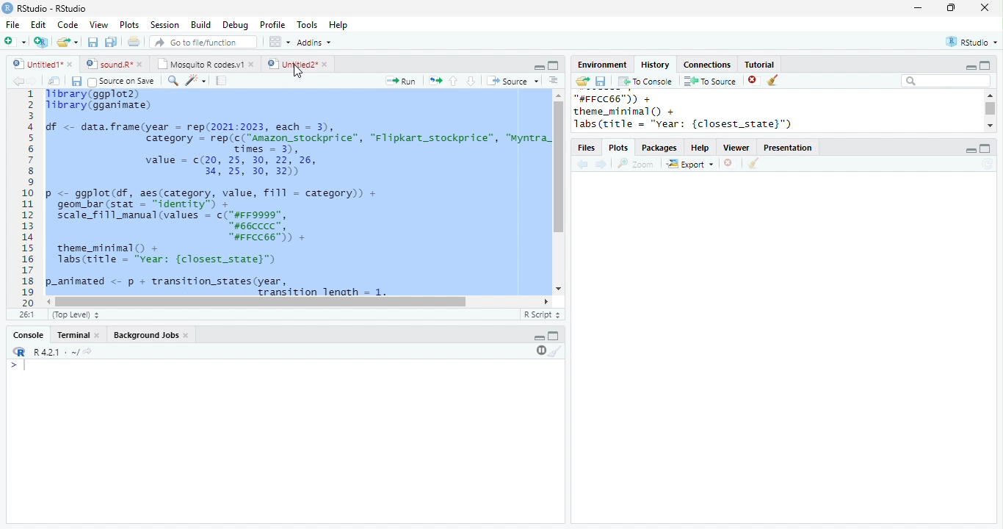 Image resolution: width=1003 pixels, height=529 pixels. What do you see at coordinates (261, 302) in the screenshot?
I see `scroll bar` at bounding box center [261, 302].